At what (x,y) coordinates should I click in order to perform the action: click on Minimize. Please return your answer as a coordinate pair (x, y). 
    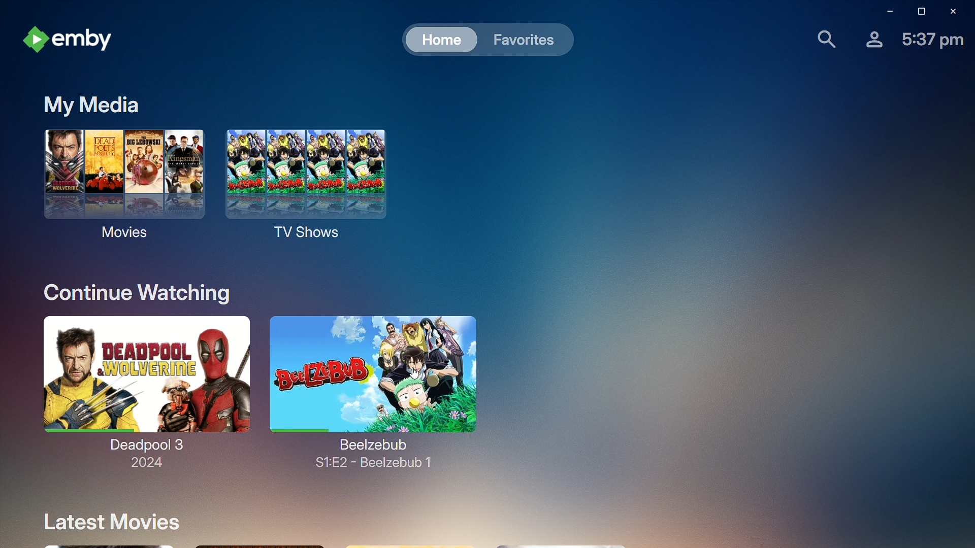
    Looking at the image, I should click on (883, 12).